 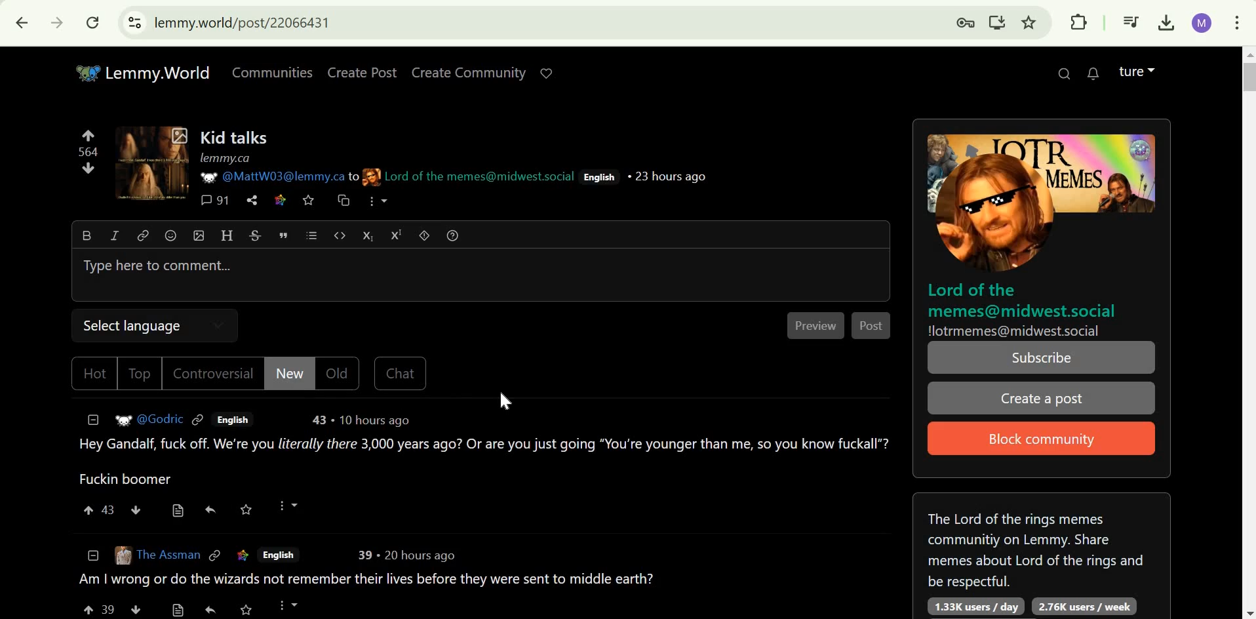 What do you see at coordinates (169, 555) in the screenshot?
I see `username` at bounding box center [169, 555].